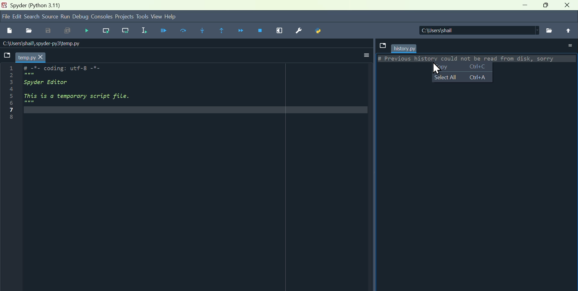 The width and height of the screenshot is (578, 291). What do you see at coordinates (8, 57) in the screenshot?
I see `Browse tabs` at bounding box center [8, 57].